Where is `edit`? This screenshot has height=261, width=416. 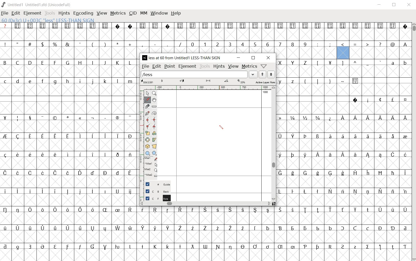
edit is located at coordinates (156, 66).